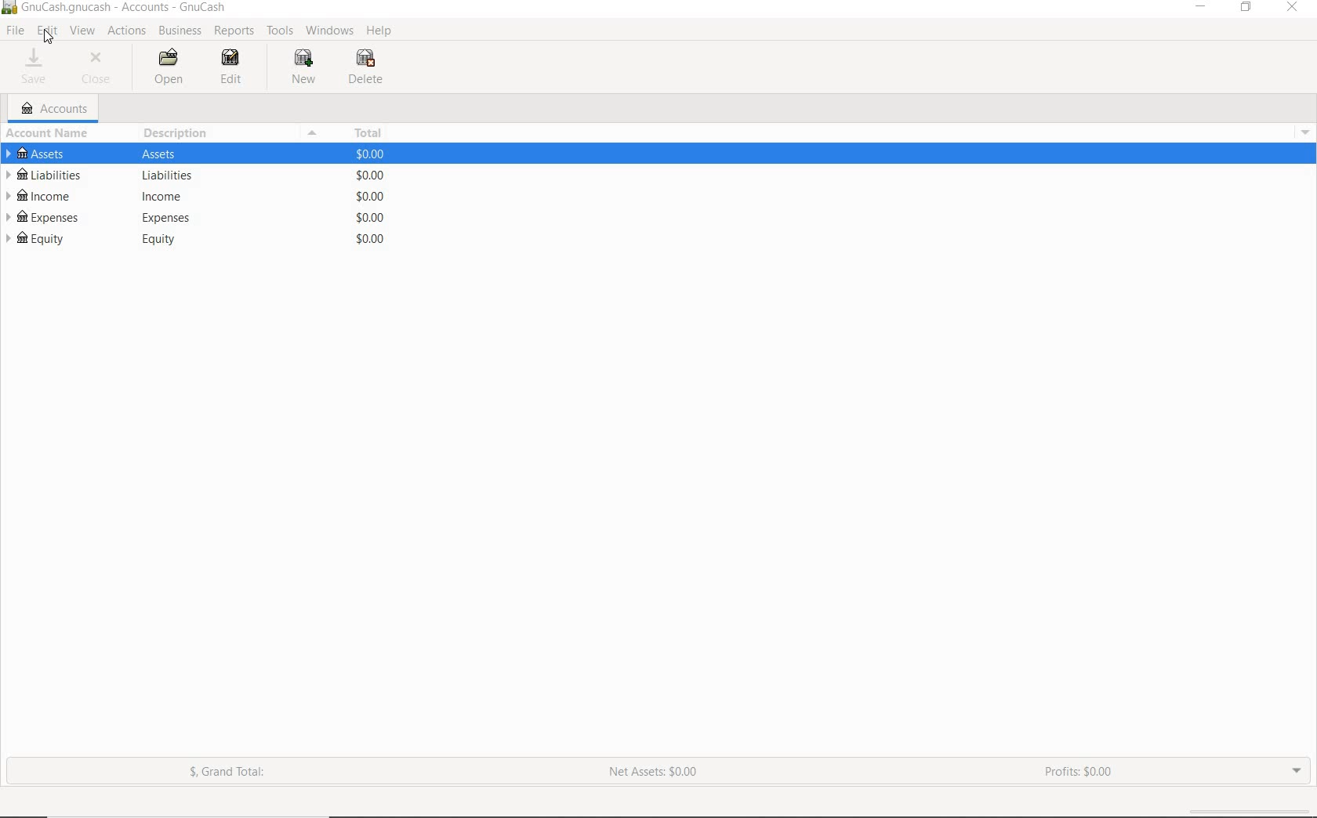 This screenshot has width=1317, height=818. I want to click on NEW, so click(307, 67).